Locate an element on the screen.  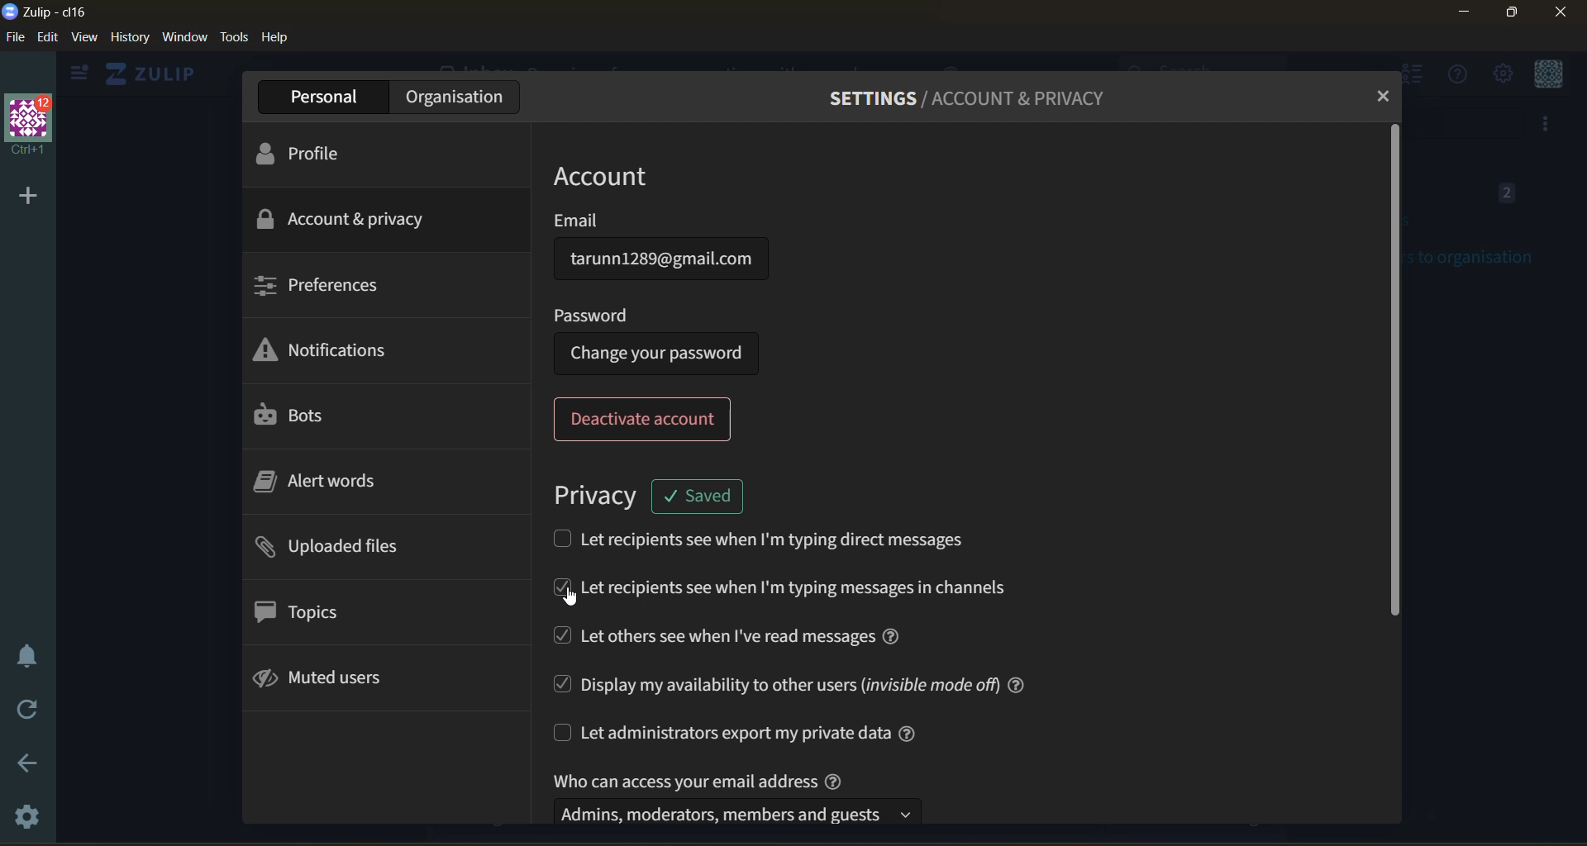
close tab is located at coordinates (1379, 97).